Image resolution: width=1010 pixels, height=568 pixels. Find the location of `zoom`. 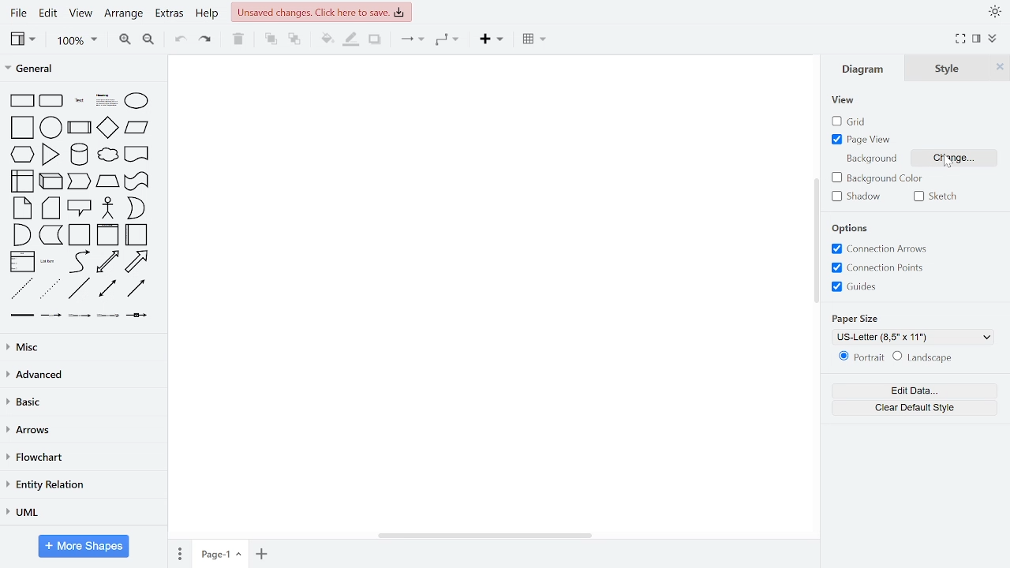

zoom is located at coordinates (77, 42).